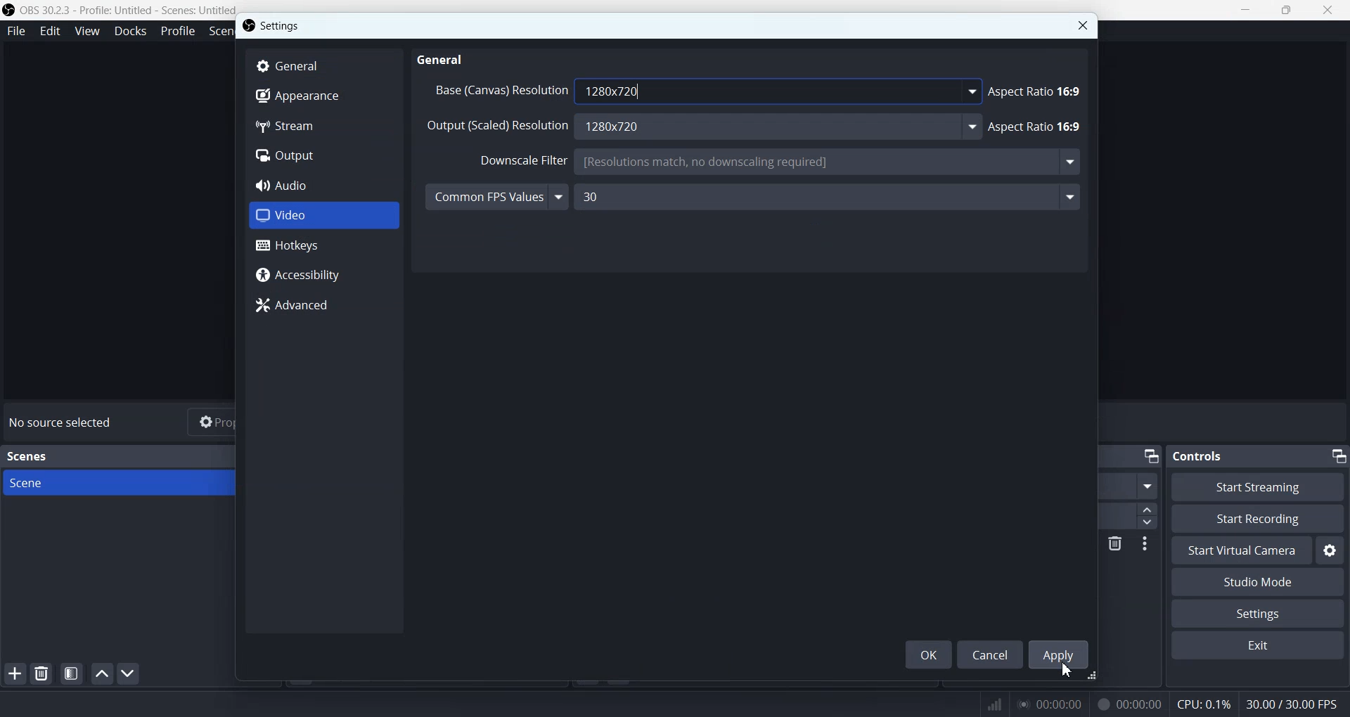  What do you see at coordinates (117, 482) in the screenshot?
I see `Scene ` at bounding box center [117, 482].